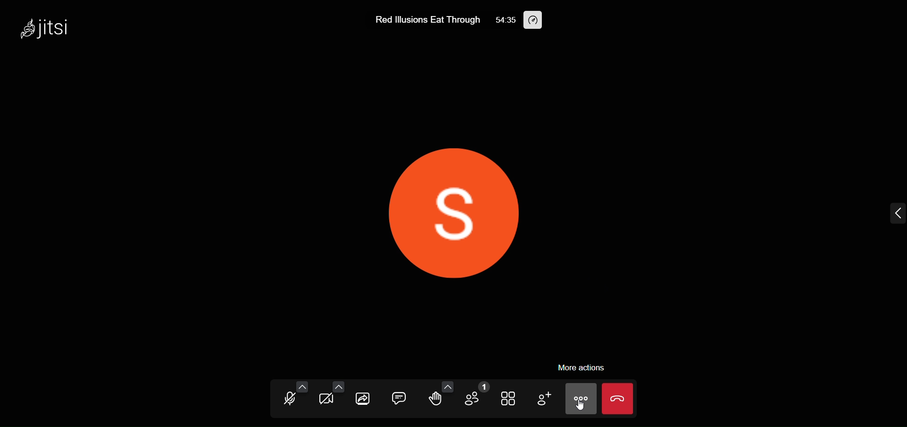  I want to click on performance, so click(535, 20).